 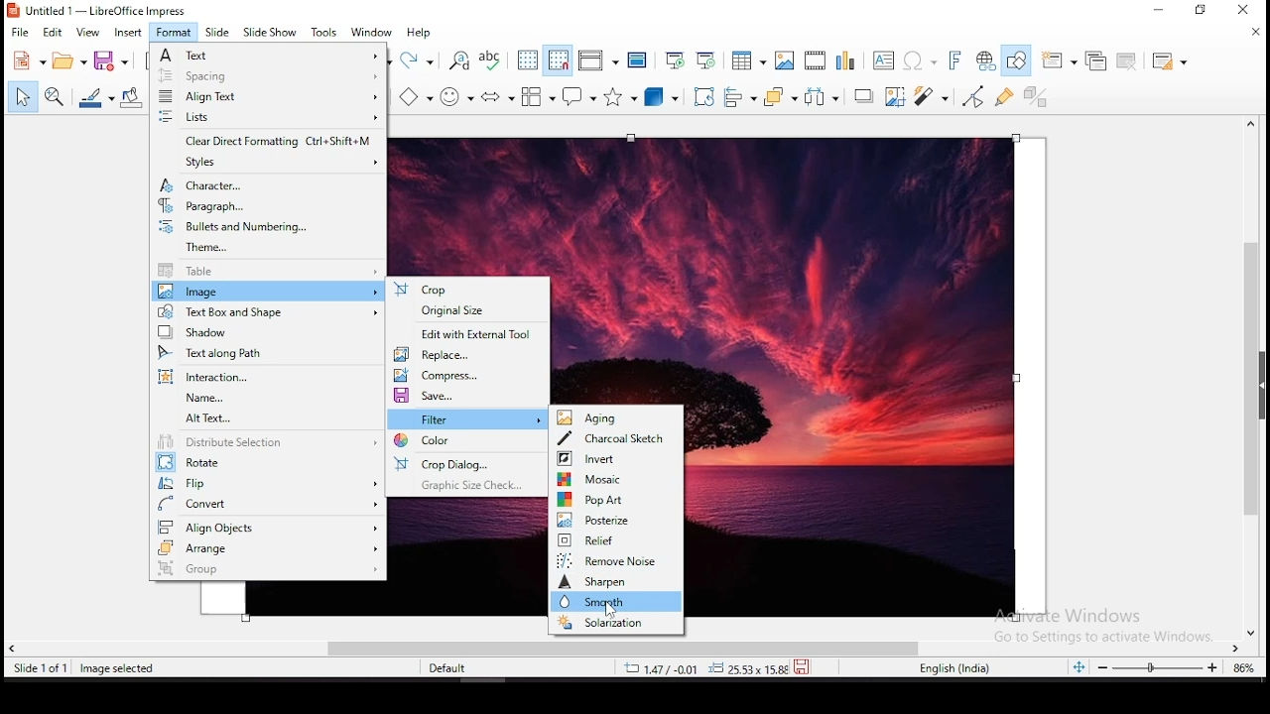 I want to click on start from first slide, so click(x=675, y=59).